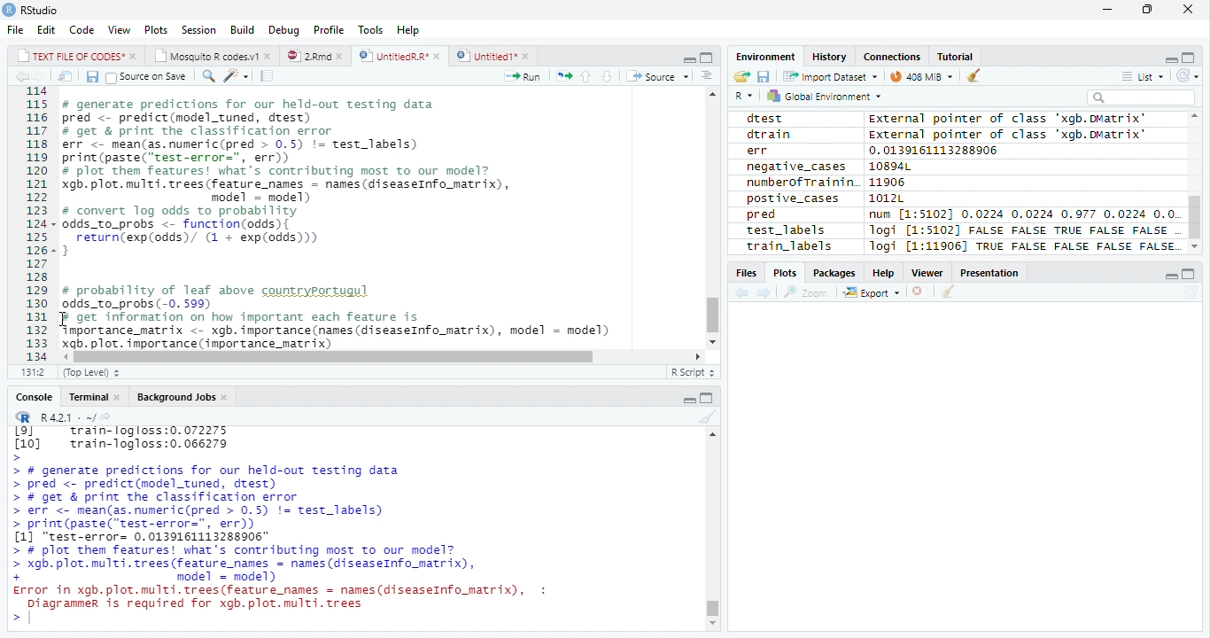  Describe the element at coordinates (315, 56) in the screenshot. I see `2.Rmd` at that location.